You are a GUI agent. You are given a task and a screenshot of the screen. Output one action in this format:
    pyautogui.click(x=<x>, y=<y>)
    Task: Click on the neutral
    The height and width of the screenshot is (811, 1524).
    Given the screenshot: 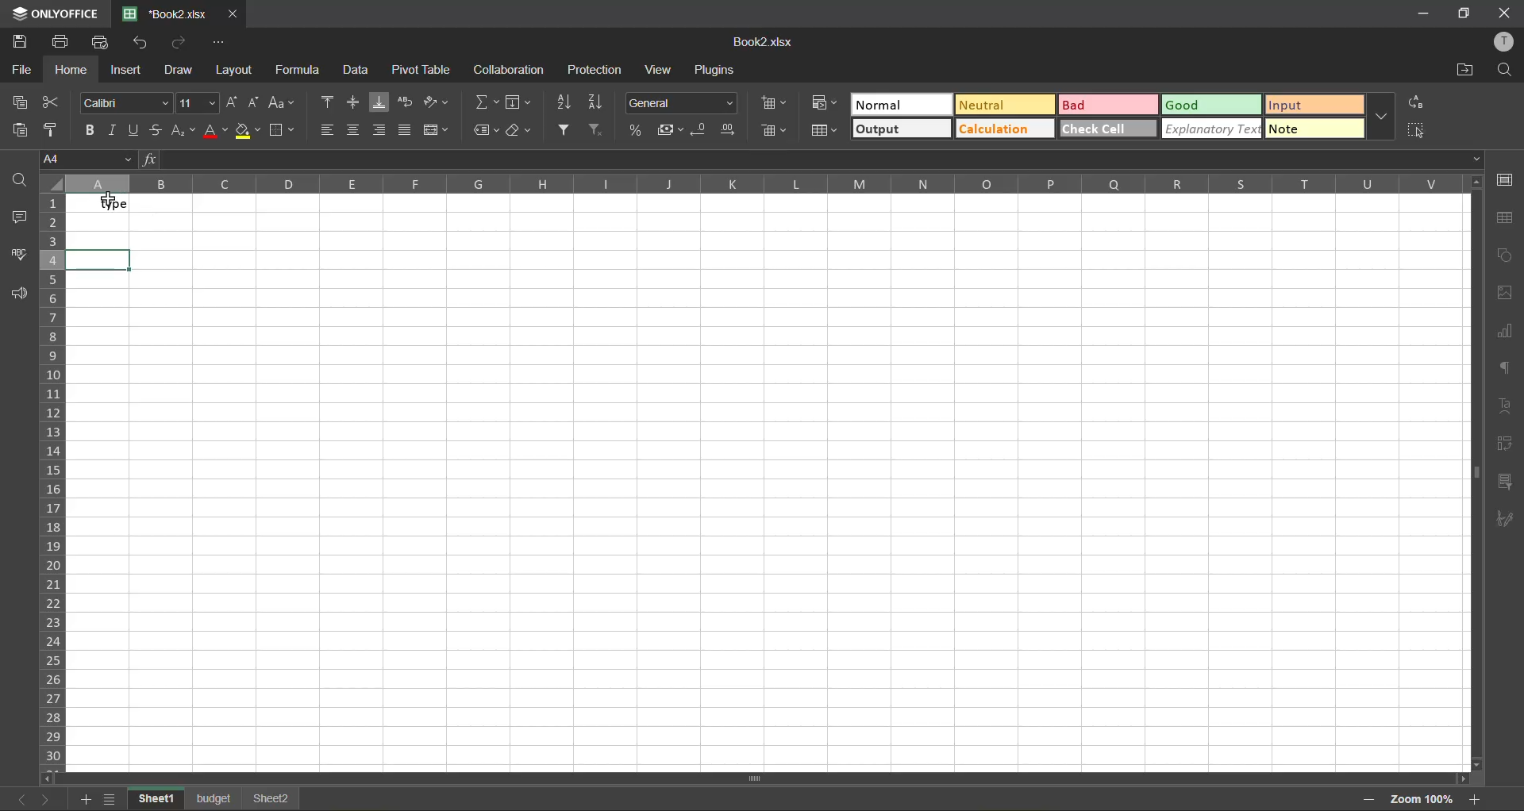 What is the action you would take?
    pyautogui.click(x=1004, y=105)
    